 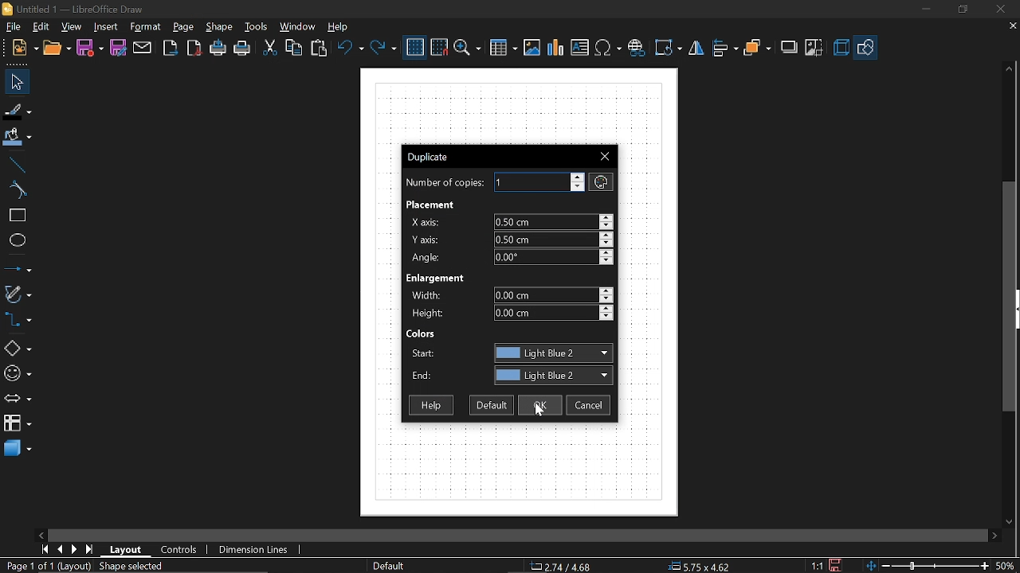 What do you see at coordinates (925, 567) in the screenshot?
I see `Change Zoom` at bounding box center [925, 567].